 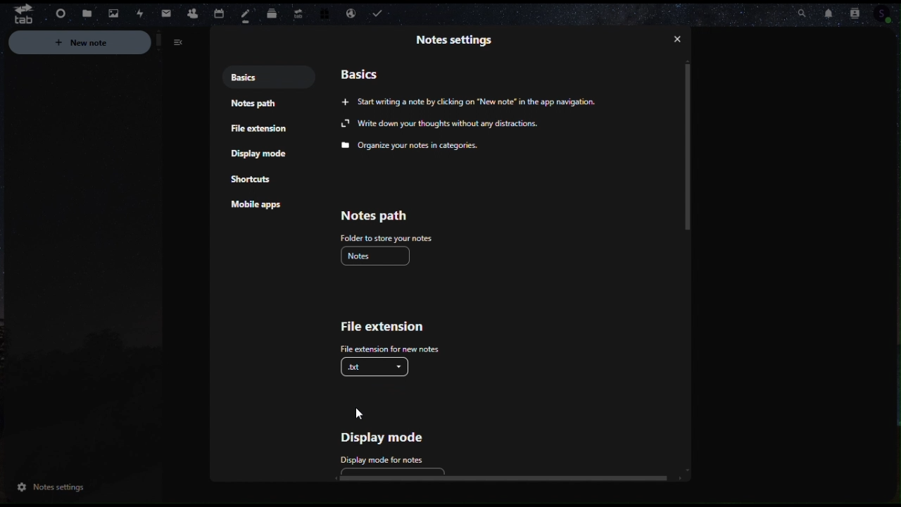 What do you see at coordinates (798, 11) in the screenshot?
I see `Search bar` at bounding box center [798, 11].